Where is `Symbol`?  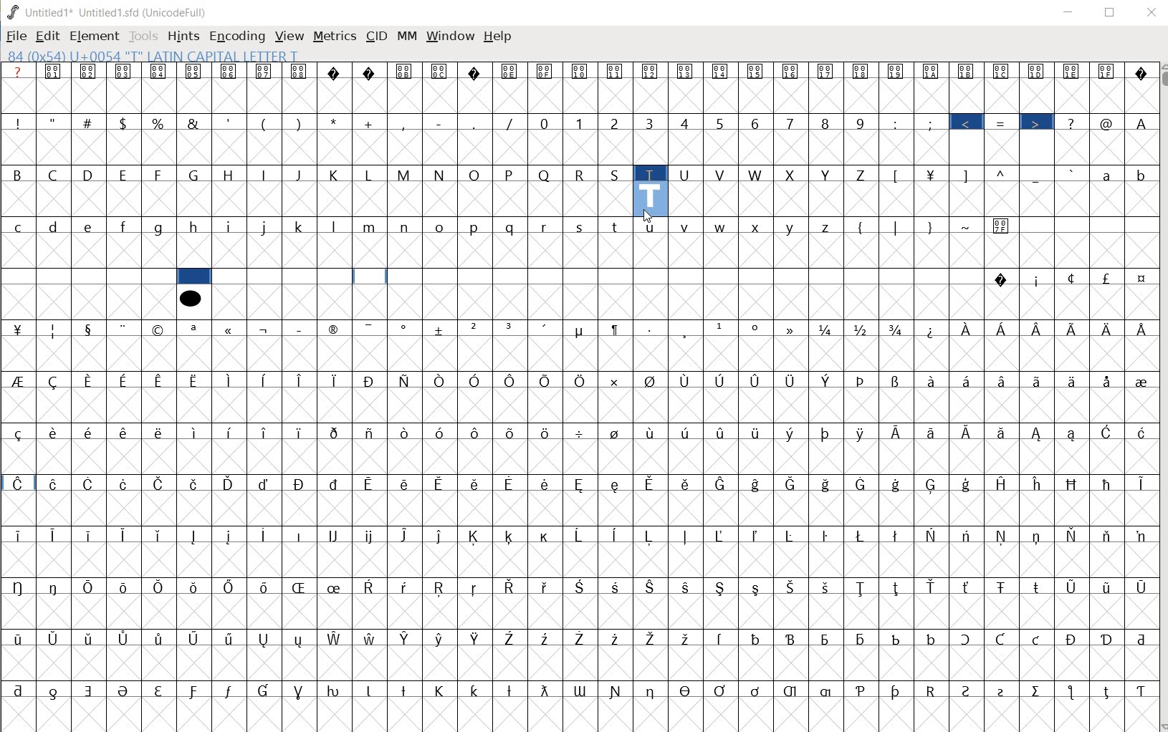 Symbol is located at coordinates (195, 380).